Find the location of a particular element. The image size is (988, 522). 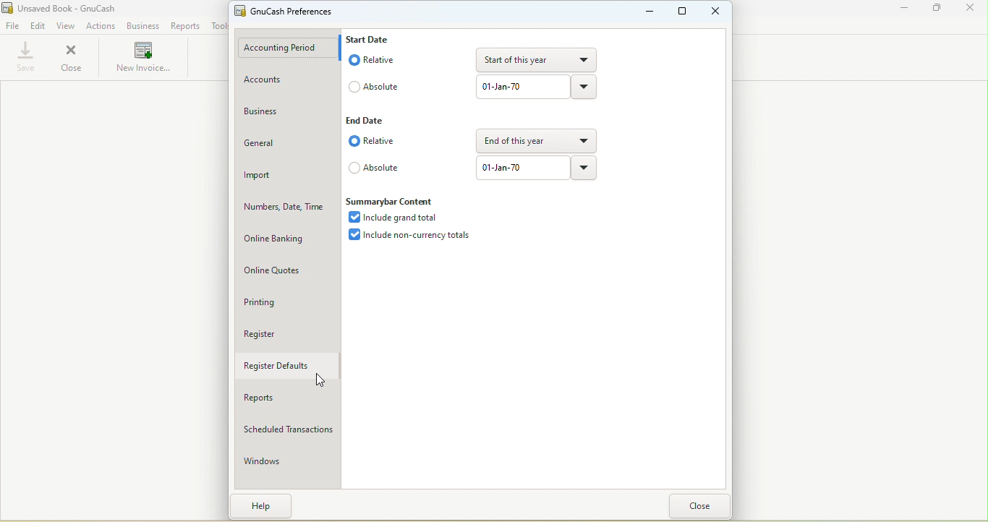

Minimize is located at coordinates (904, 10).